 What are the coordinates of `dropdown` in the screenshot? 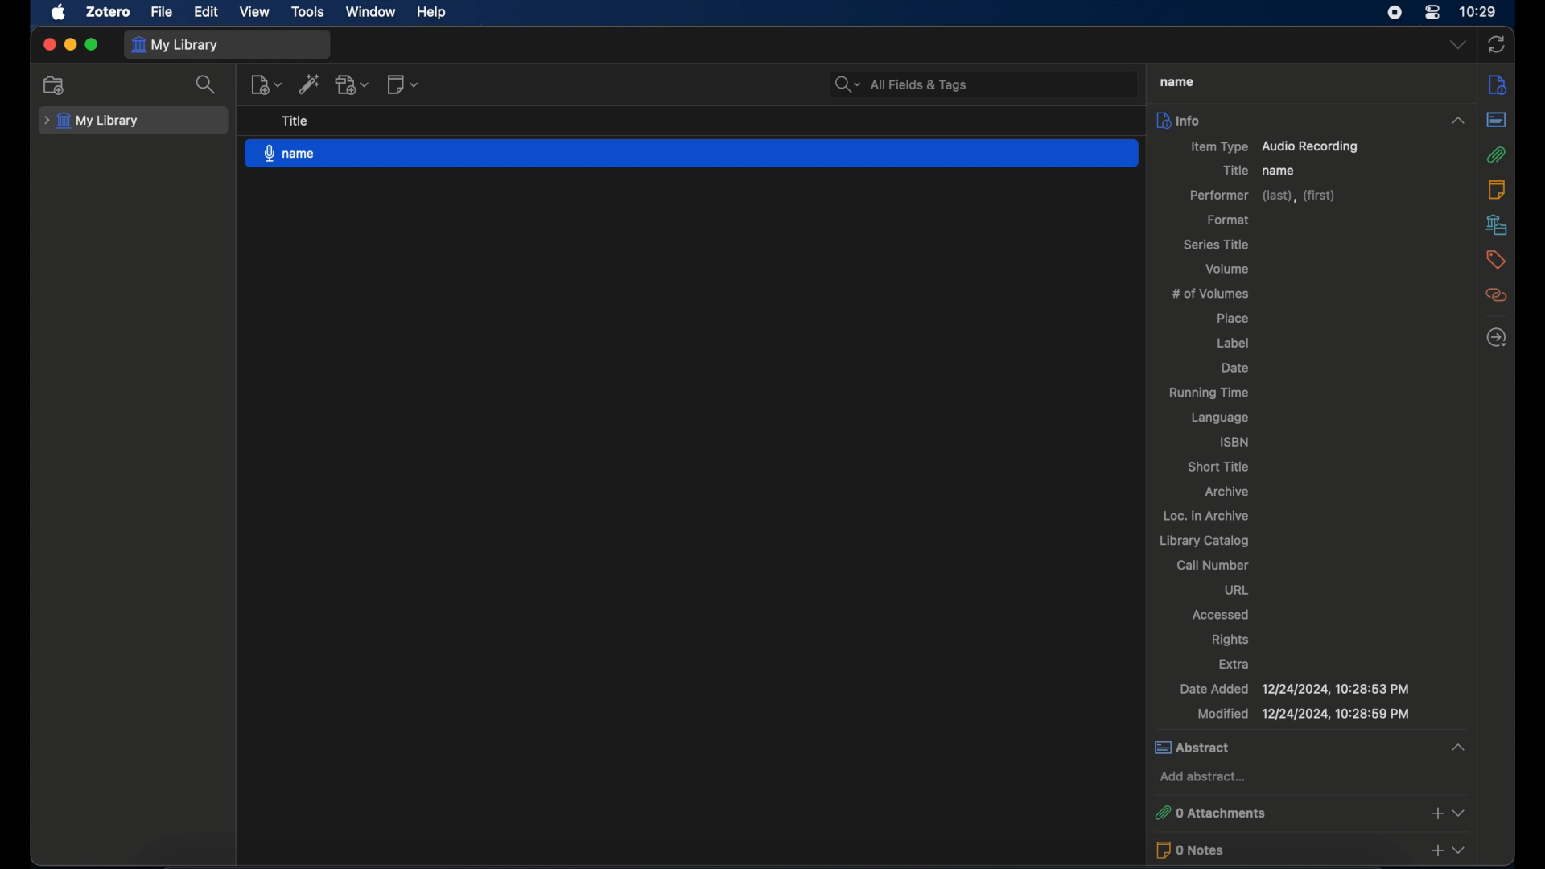 It's located at (1457, 45).